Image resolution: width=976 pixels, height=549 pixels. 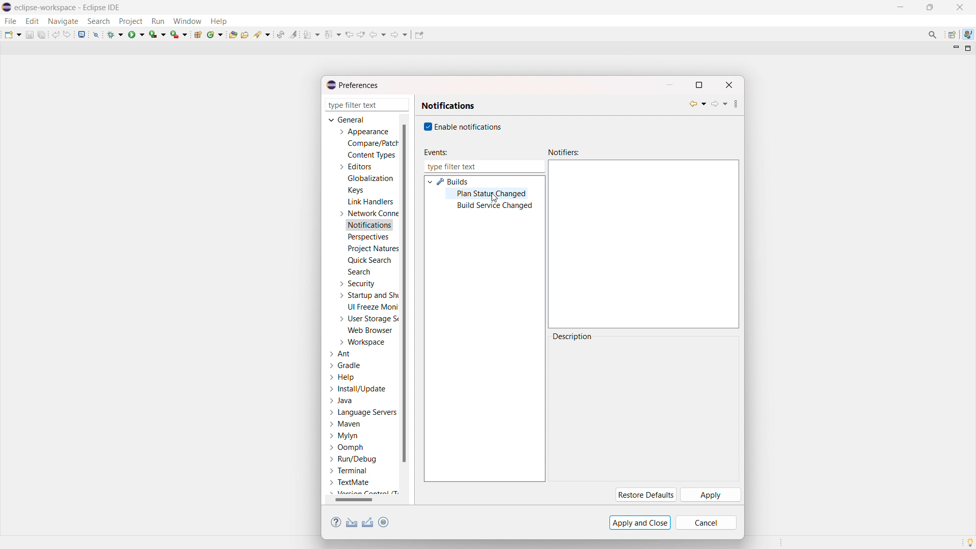 What do you see at coordinates (179, 34) in the screenshot?
I see `run last tool` at bounding box center [179, 34].